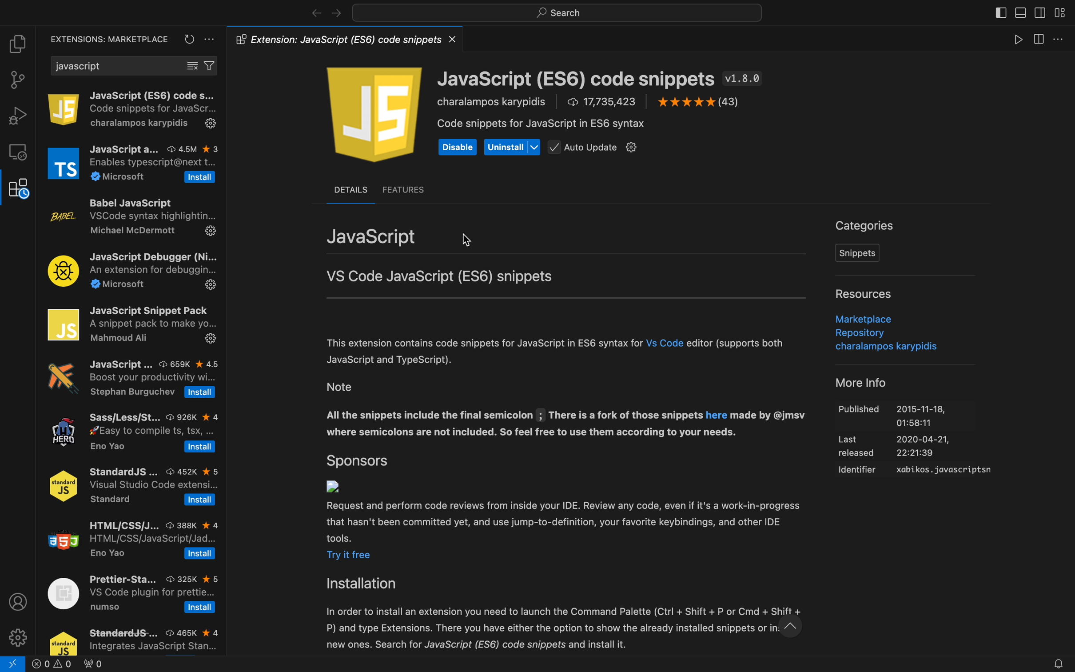  What do you see at coordinates (350, 188) in the screenshot?
I see `DETAILS` at bounding box center [350, 188].